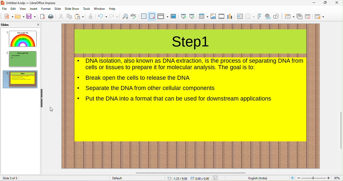 Image resolution: width=343 pixels, height=181 pixels. I want to click on find and replace, so click(125, 17).